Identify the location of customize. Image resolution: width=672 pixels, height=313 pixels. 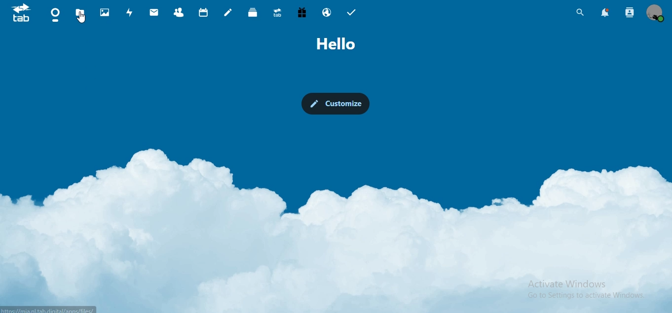
(337, 103).